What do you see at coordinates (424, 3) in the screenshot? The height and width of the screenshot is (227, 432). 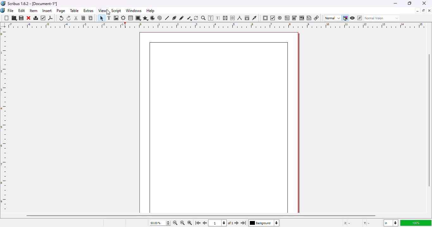 I see `close` at bounding box center [424, 3].